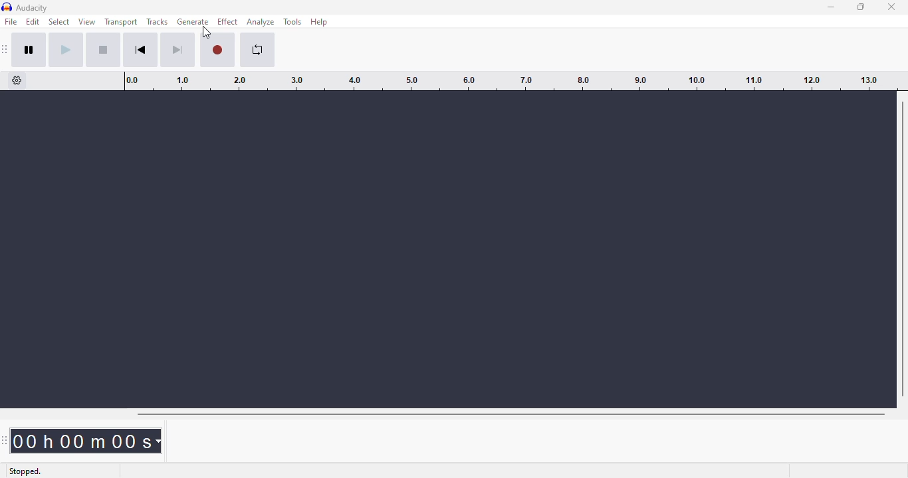 The width and height of the screenshot is (908, 478). What do you see at coordinates (218, 49) in the screenshot?
I see `record` at bounding box center [218, 49].